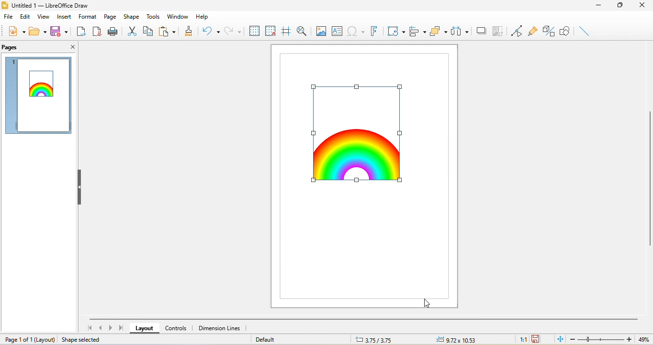 The image size is (653, 345). Describe the element at coordinates (254, 31) in the screenshot. I see `display to grid` at that location.